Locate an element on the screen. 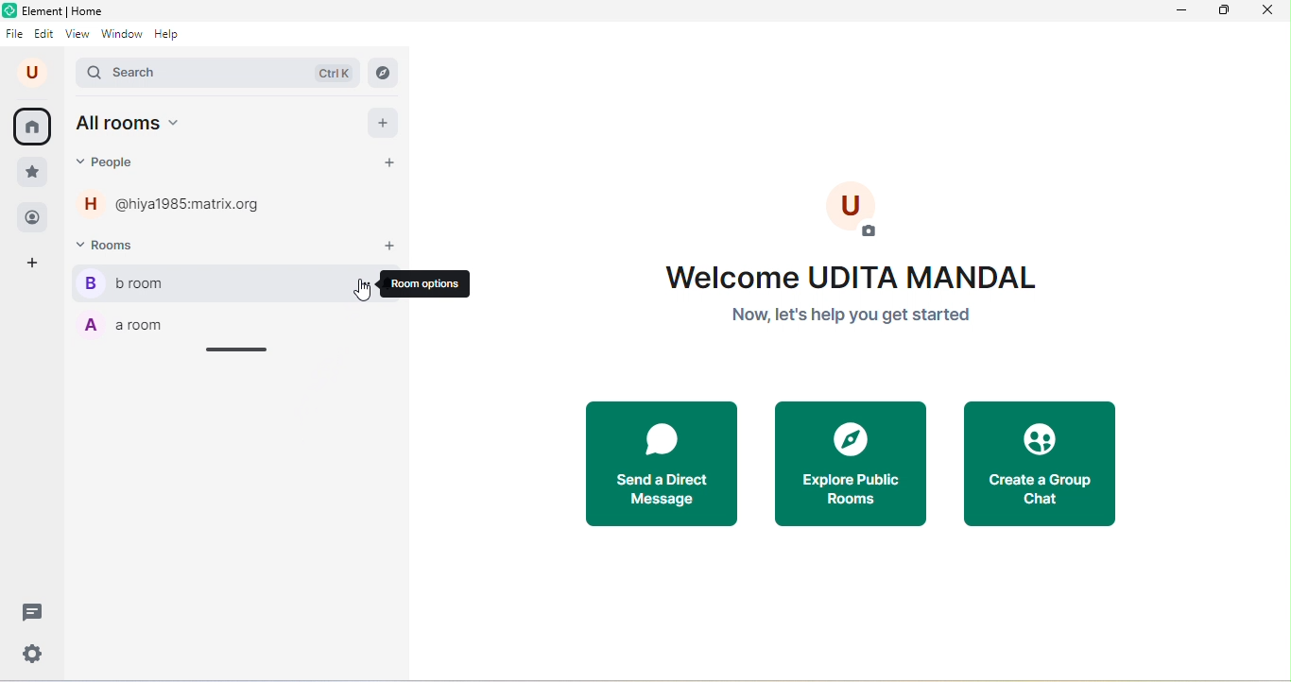 This screenshot has width=1291, height=682. create a chat group is located at coordinates (1040, 464).